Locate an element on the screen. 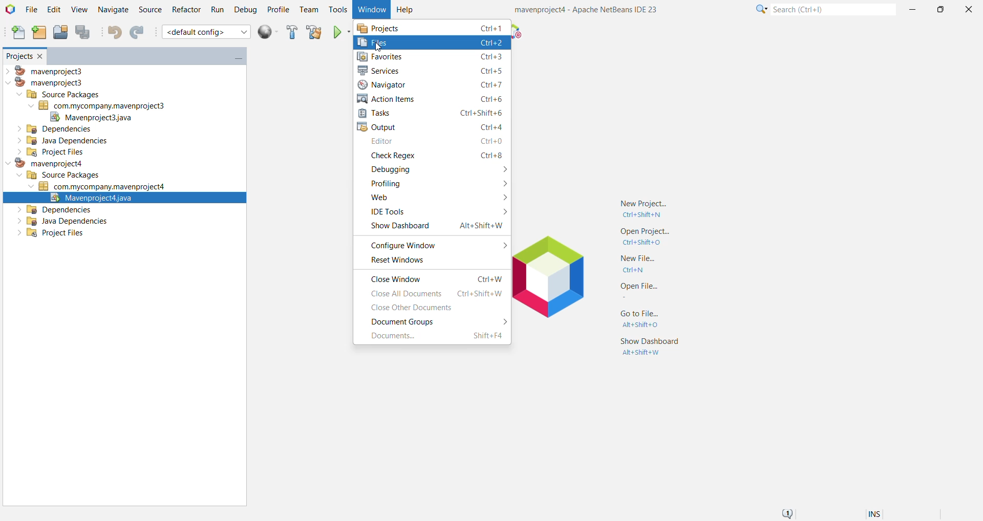  Clean and build Project is located at coordinates (313, 32).